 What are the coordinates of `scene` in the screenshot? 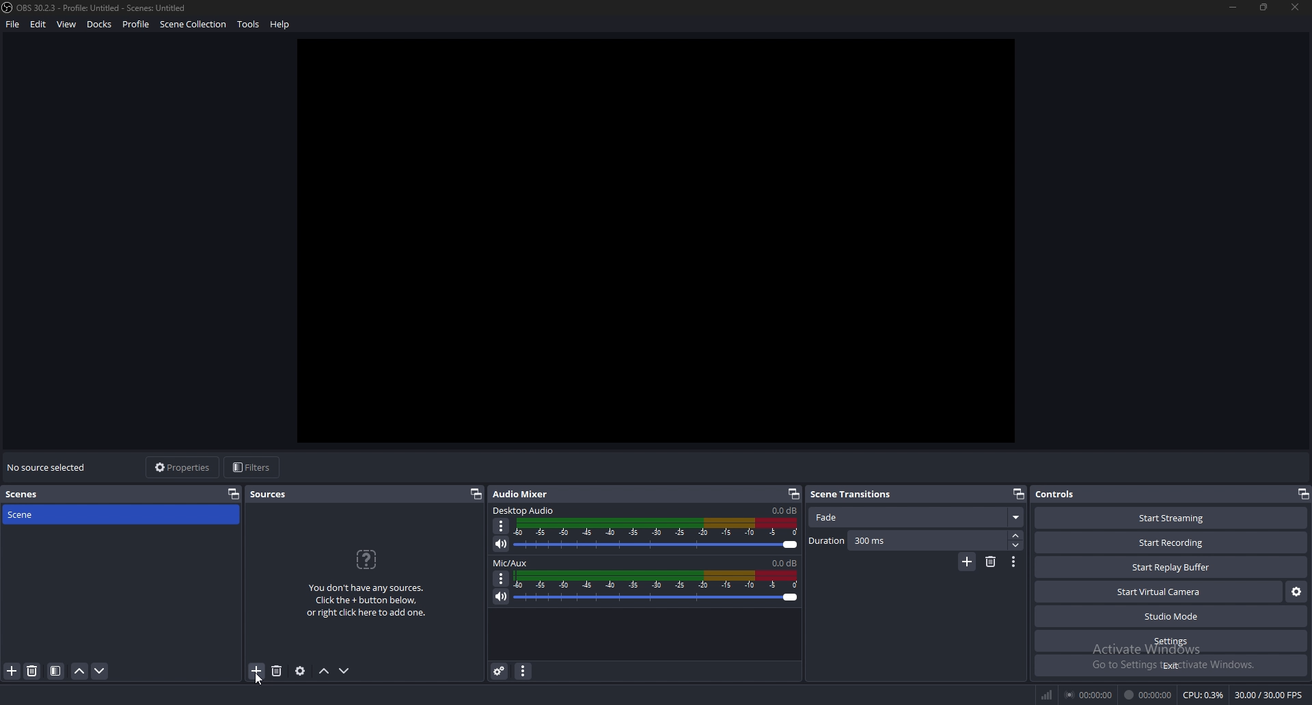 It's located at (47, 515).